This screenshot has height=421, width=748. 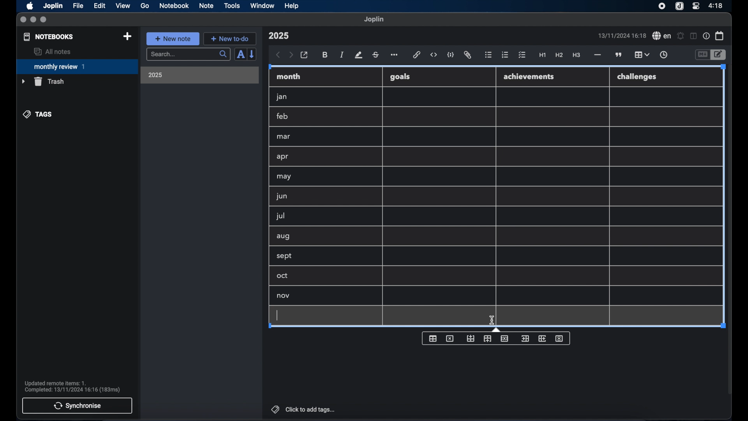 What do you see at coordinates (281, 196) in the screenshot?
I see `jun` at bounding box center [281, 196].